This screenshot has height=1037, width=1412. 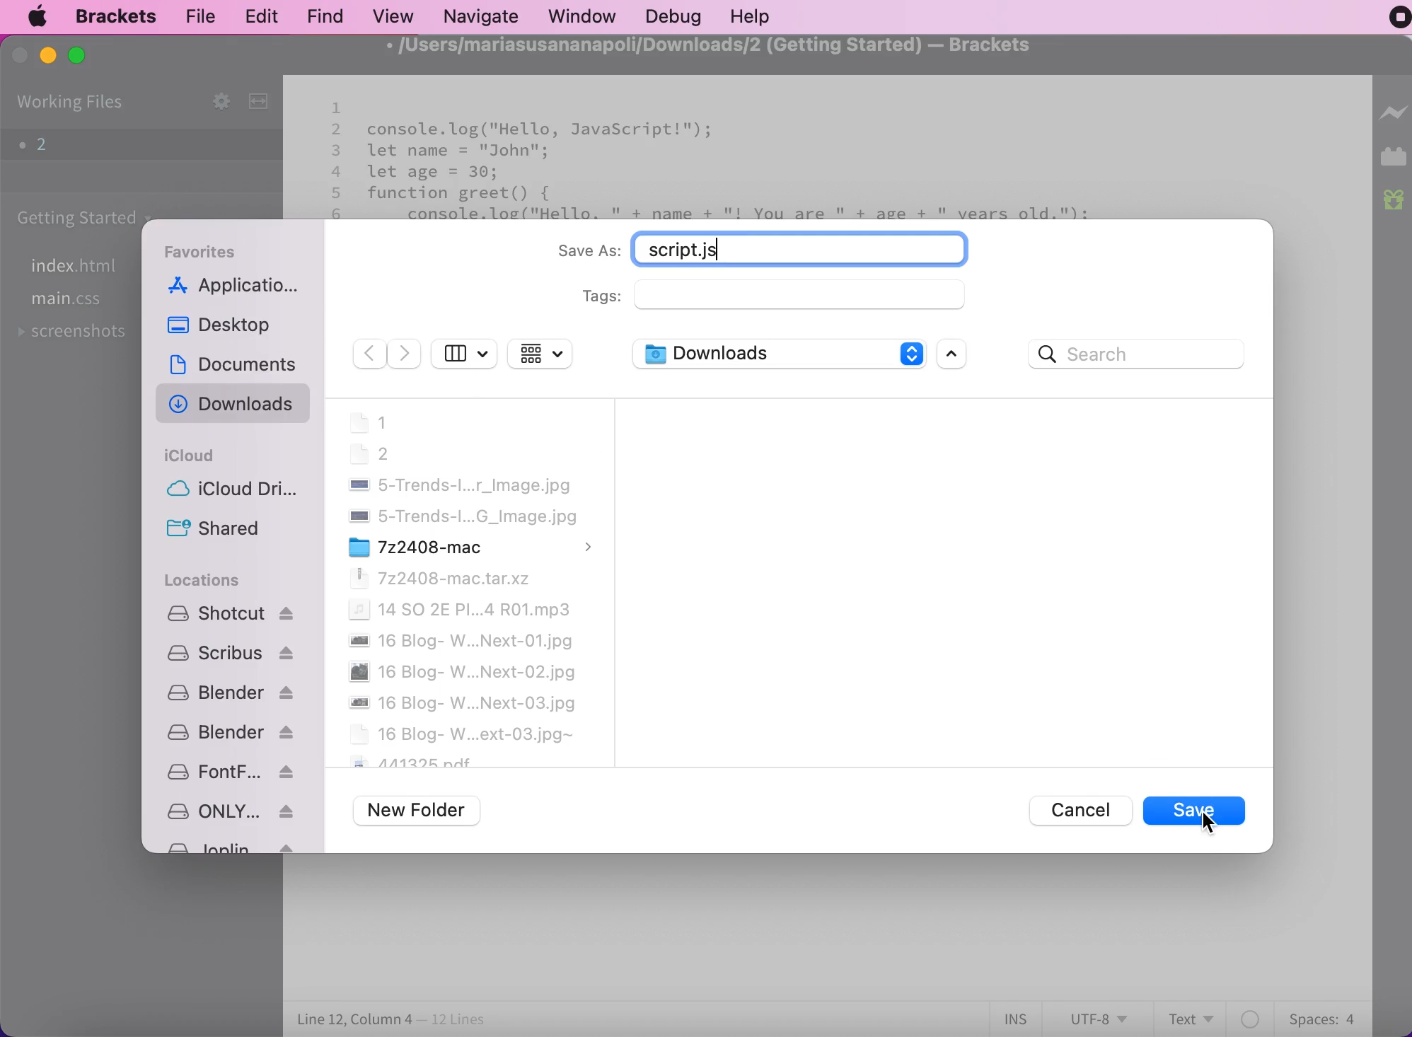 What do you see at coordinates (1394, 202) in the screenshot?
I see `new build of brackets` at bounding box center [1394, 202].